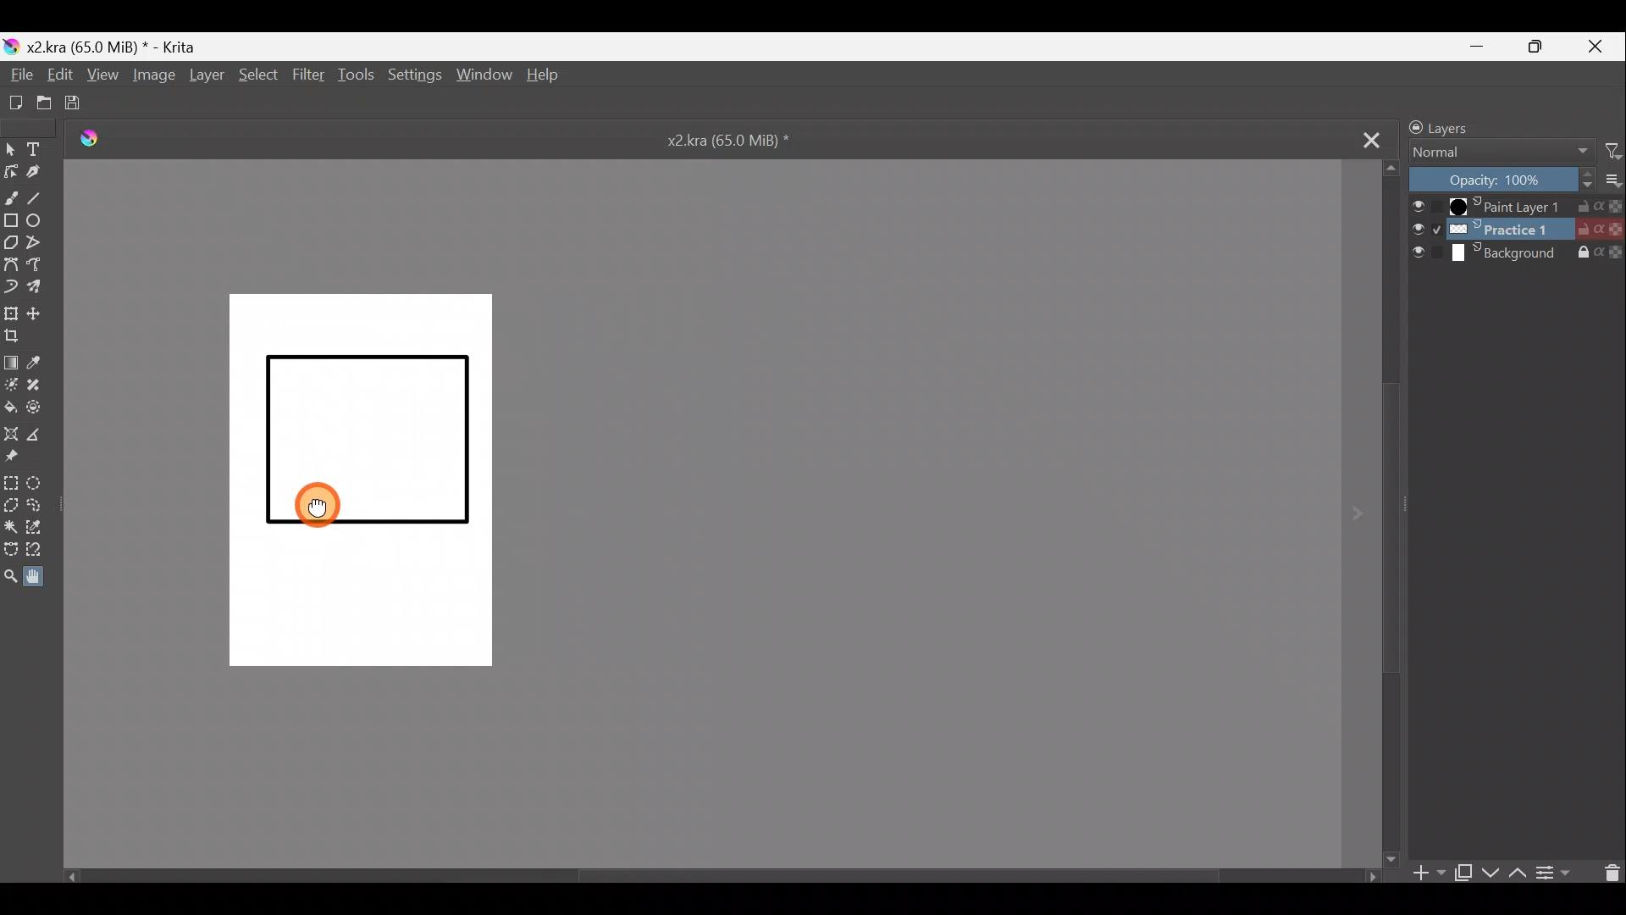 The image size is (1626, 915). I want to click on Lock/unlock docker, so click(1411, 126).